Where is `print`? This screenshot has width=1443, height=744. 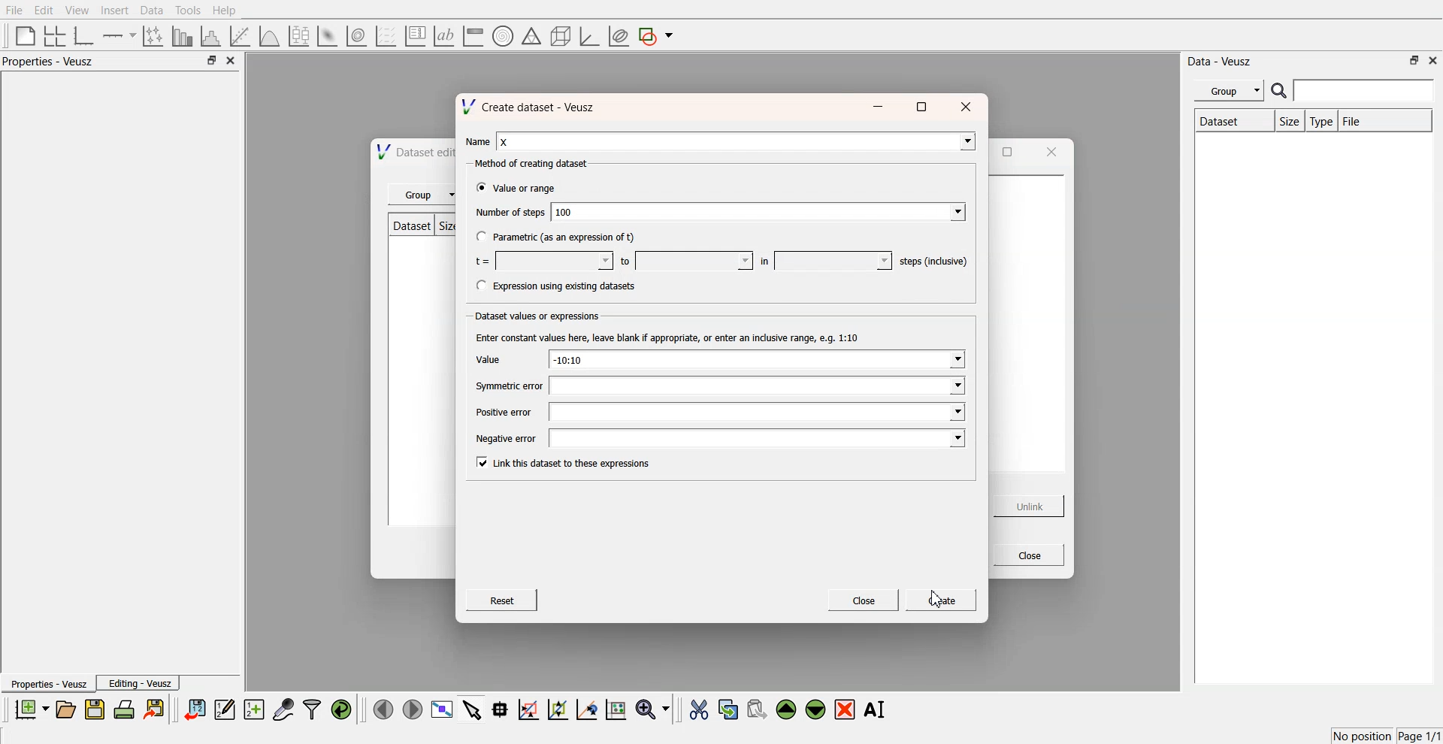 print is located at coordinates (128, 709).